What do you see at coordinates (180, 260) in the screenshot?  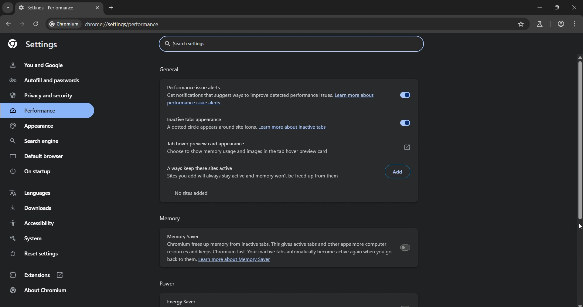 I see `back to them` at bounding box center [180, 260].